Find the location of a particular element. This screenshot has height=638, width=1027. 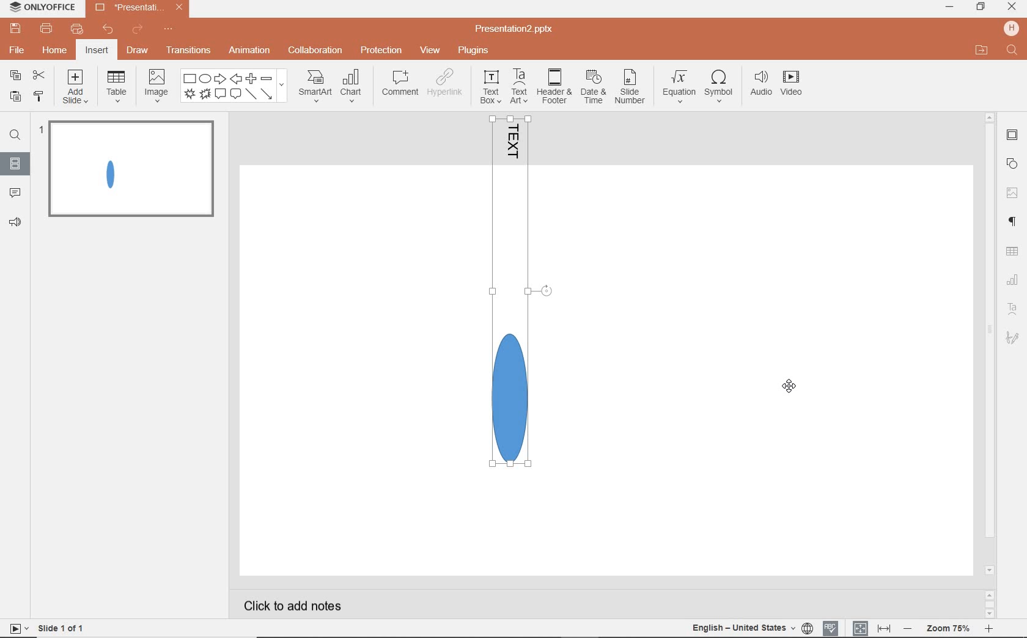

textbox is located at coordinates (489, 87).